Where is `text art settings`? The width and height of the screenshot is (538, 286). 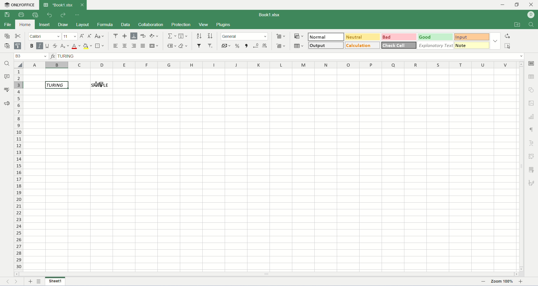 text art settings is located at coordinates (532, 143).